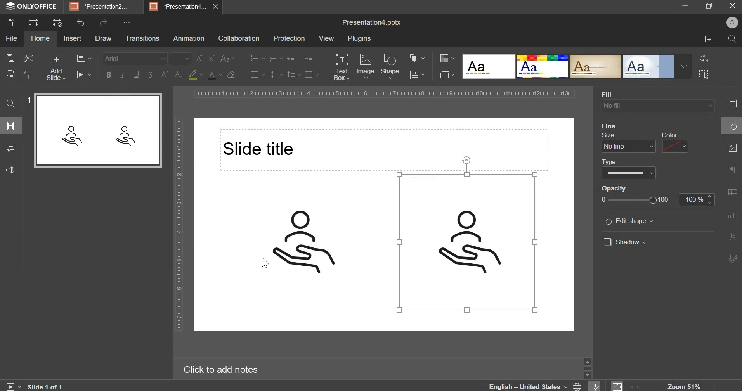  What do you see at coordinates (684, 386) in the screenshot?
I see `zoom 51%` at bounding box center [684, 386].